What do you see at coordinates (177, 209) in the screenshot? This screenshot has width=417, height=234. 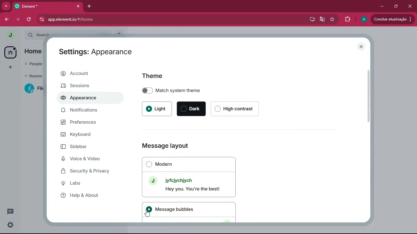 I see `Message bubbles` at bounding box center [177, 209].